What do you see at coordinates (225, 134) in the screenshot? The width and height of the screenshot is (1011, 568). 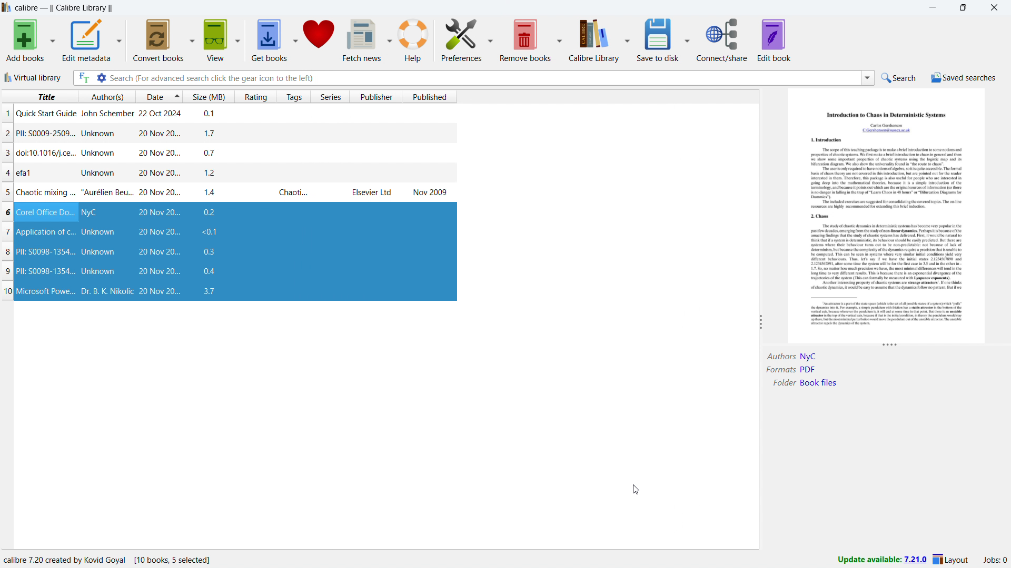 I see `single book entry` at bounding box center [225, 134].